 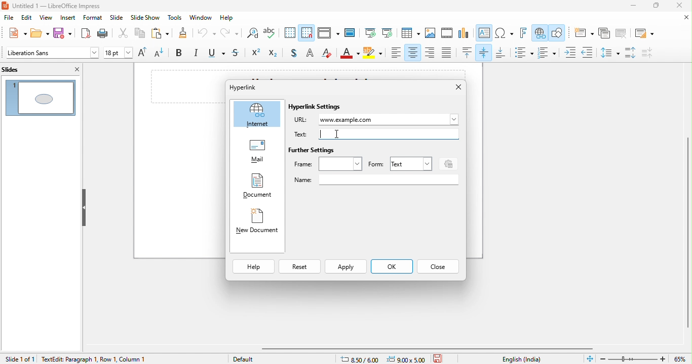 What do you see at coordinates (645, 358) in the screenshot?
I see `zoom` at bounding box center [645, 358].